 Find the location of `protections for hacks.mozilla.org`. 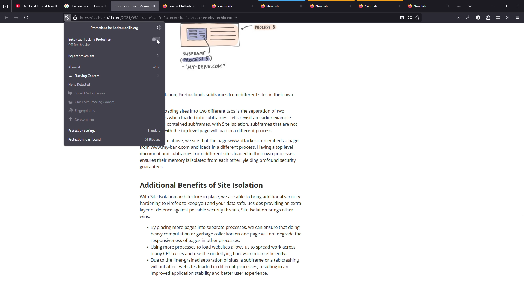

protections for hacks.mozilla.org is located at coordinates (114, 28).